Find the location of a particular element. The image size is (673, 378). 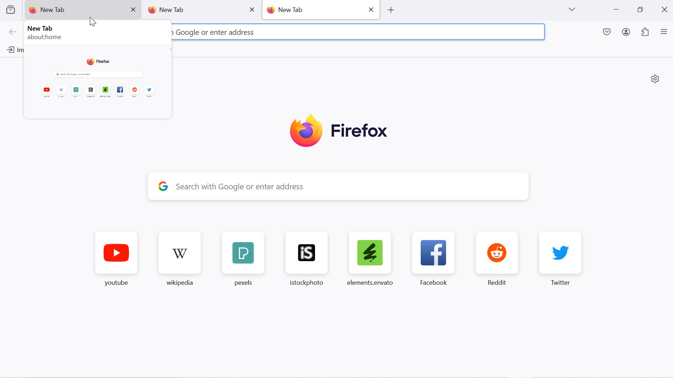

import bookmarks is located at coordinates (12, 50).